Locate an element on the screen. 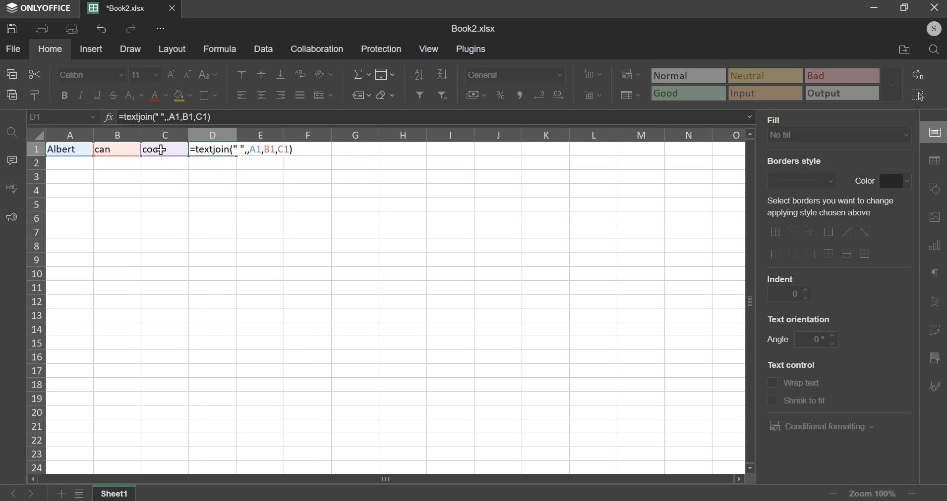  number format is located at coordinates (515, 73).